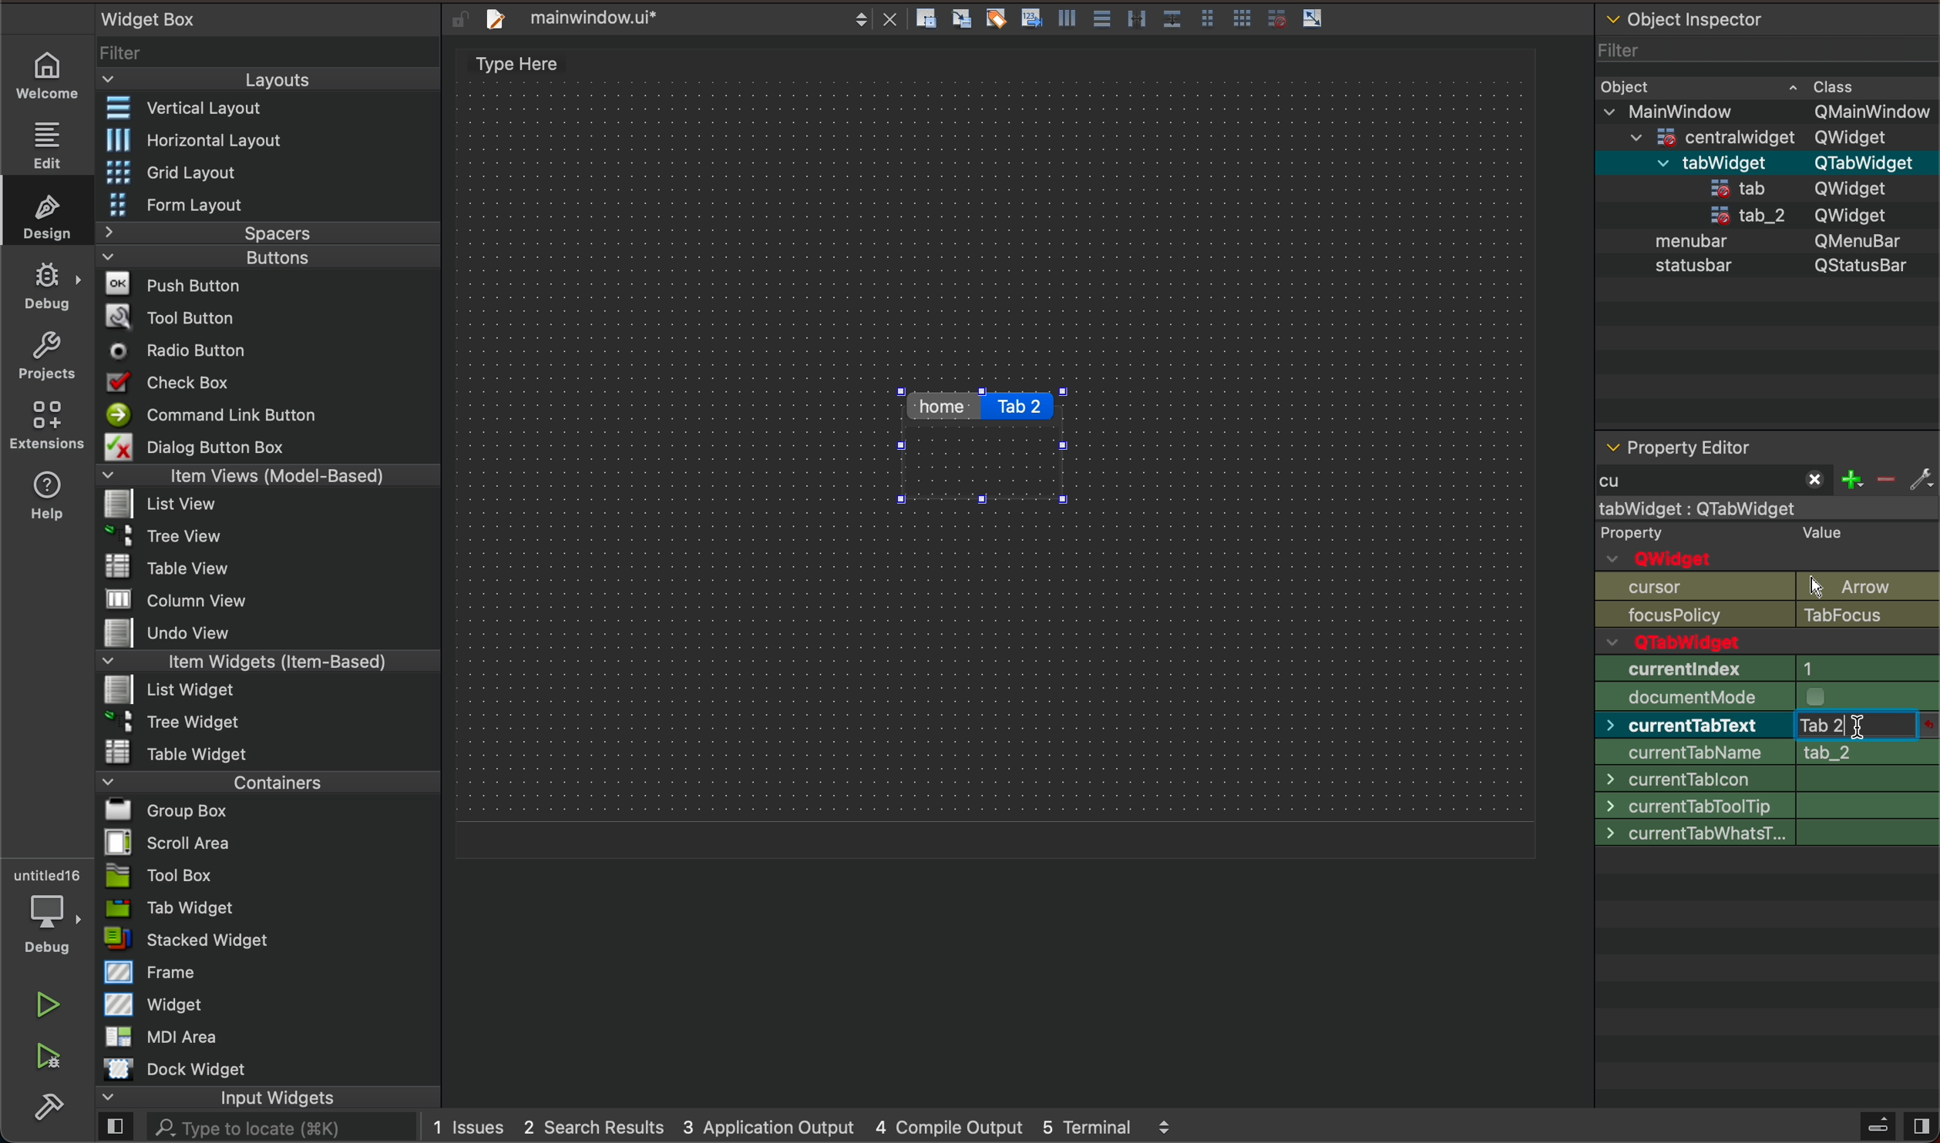  I want to click on ~ Class, so click(1827, 82).